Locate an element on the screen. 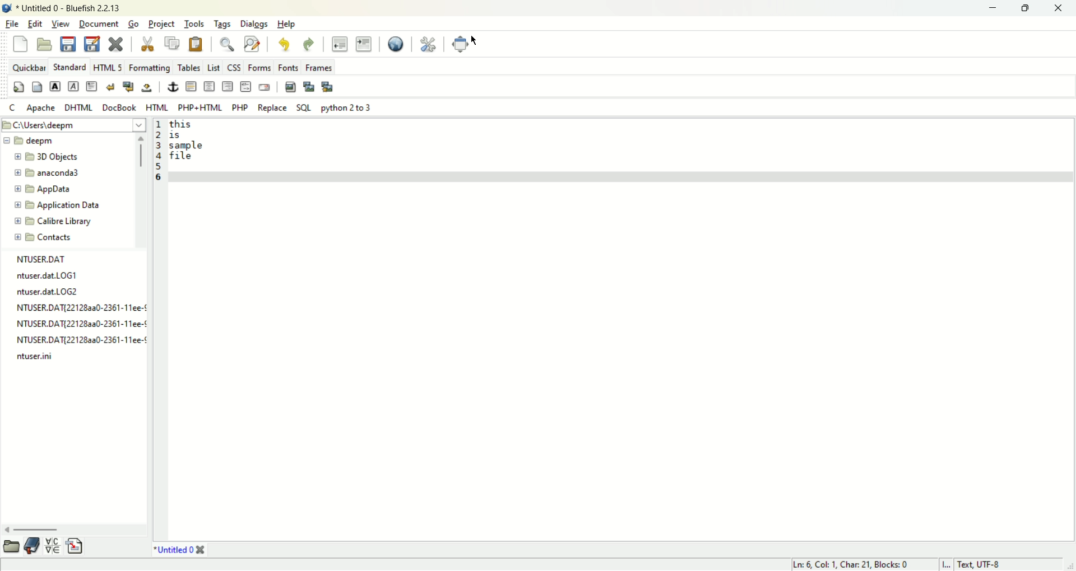  undo is located at coordinates (283, 45).